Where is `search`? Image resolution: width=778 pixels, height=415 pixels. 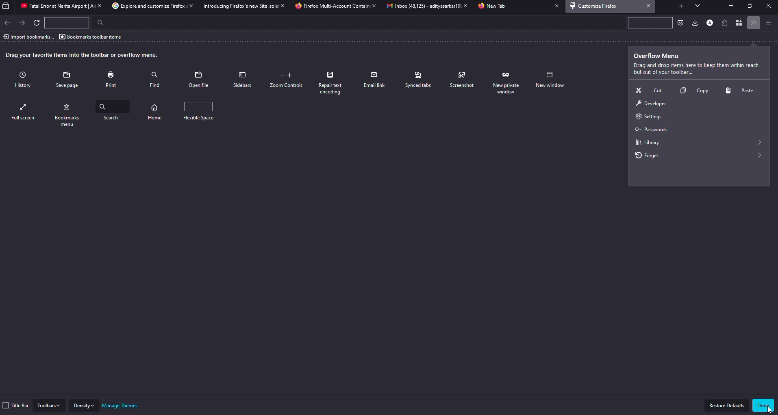 search is located at coordinates (98, 23).